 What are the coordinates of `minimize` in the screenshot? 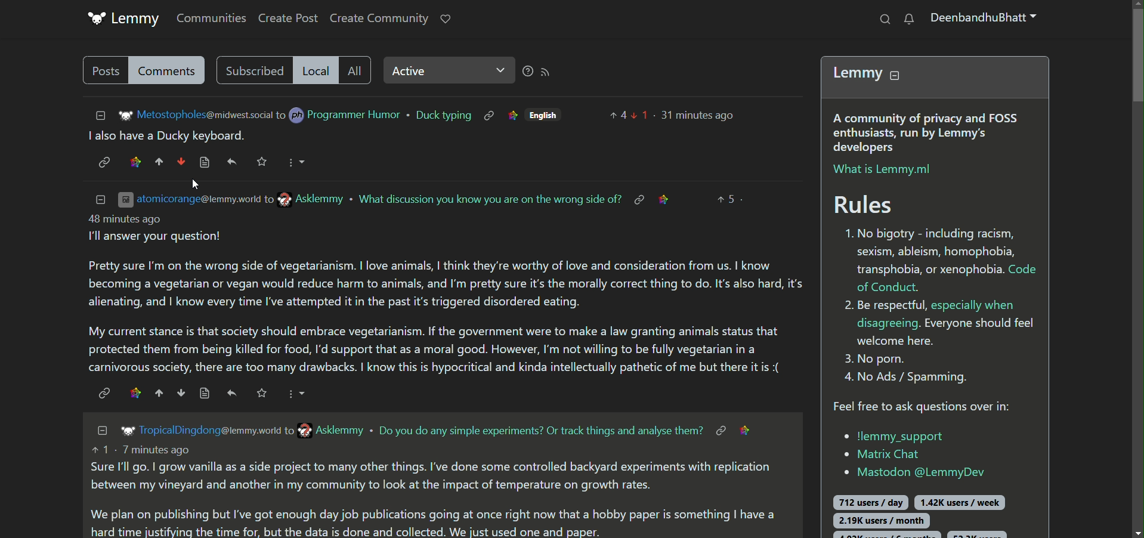 It's located at (100, 198).